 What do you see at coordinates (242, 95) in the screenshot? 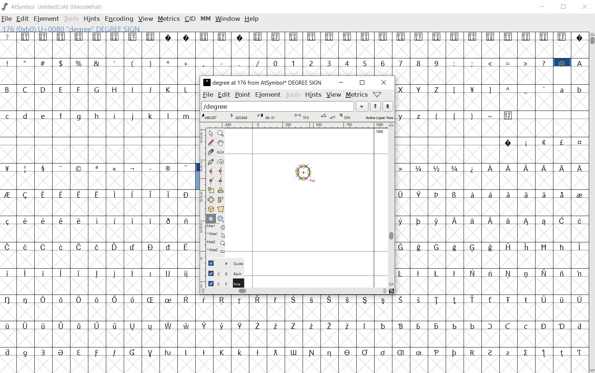
I see `point` at bounding box center [242, 95].